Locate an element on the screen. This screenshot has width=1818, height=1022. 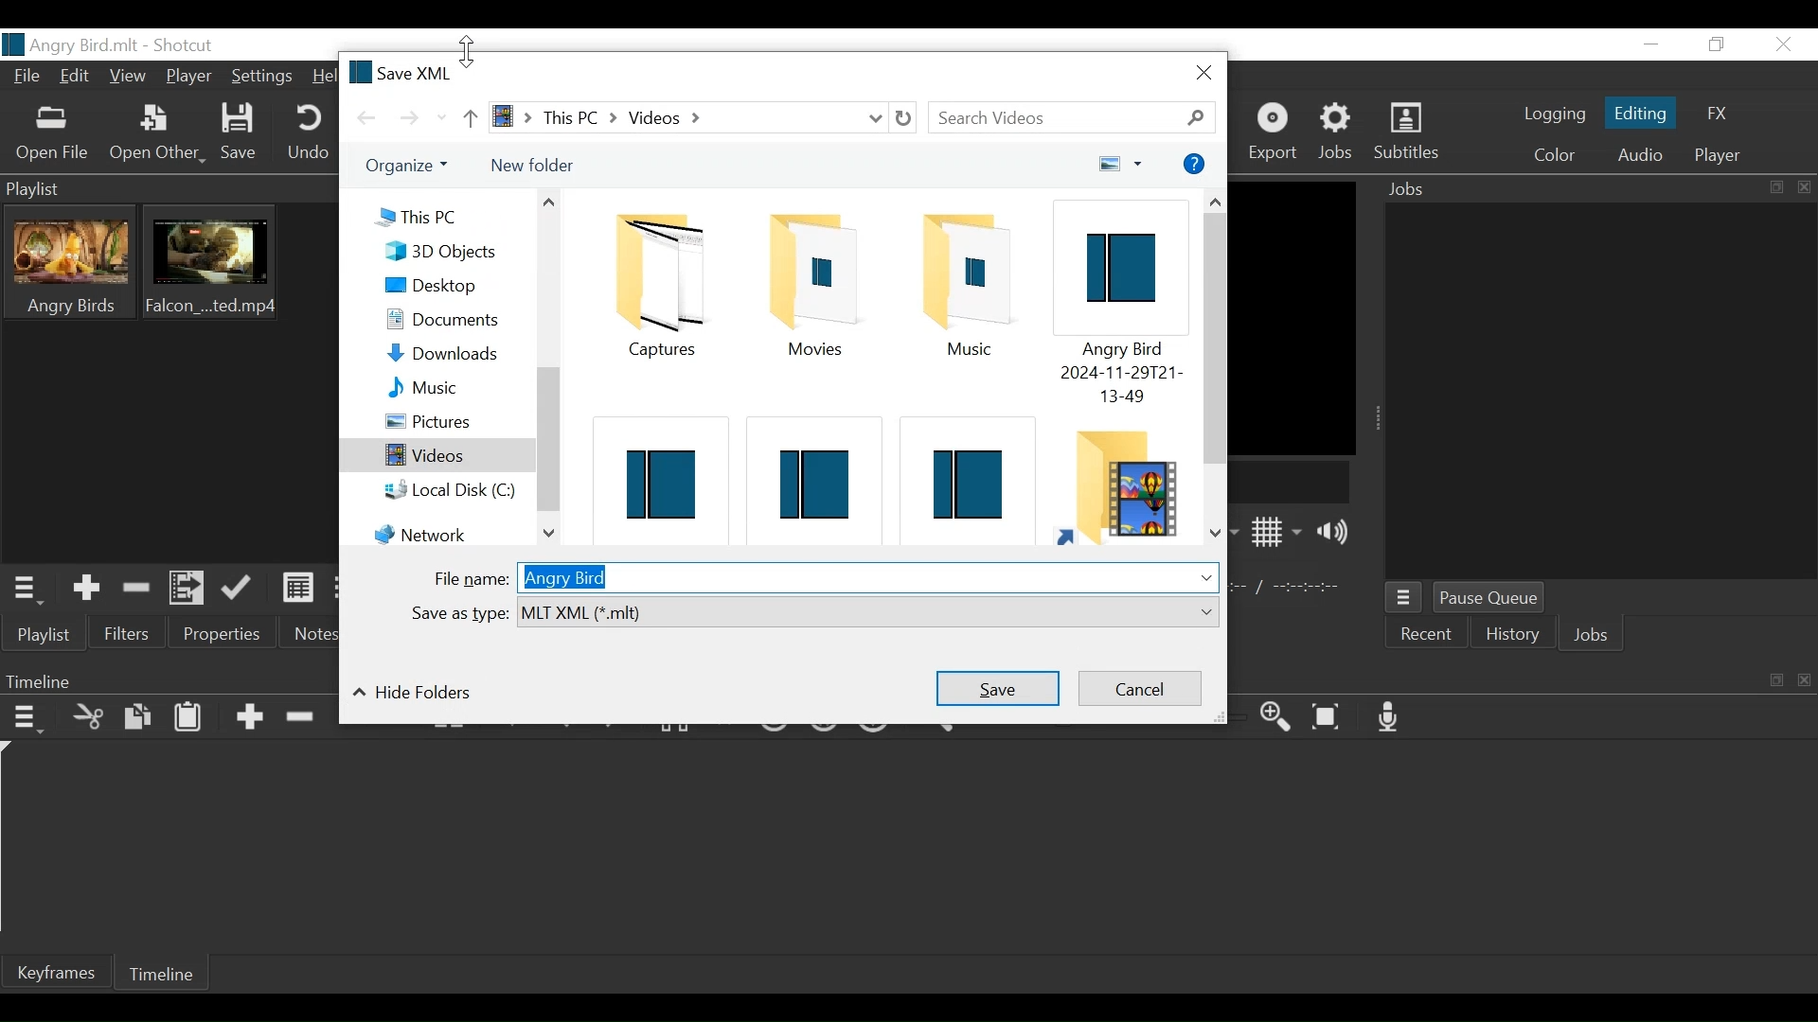
Append is located at coordinates (249, 717).